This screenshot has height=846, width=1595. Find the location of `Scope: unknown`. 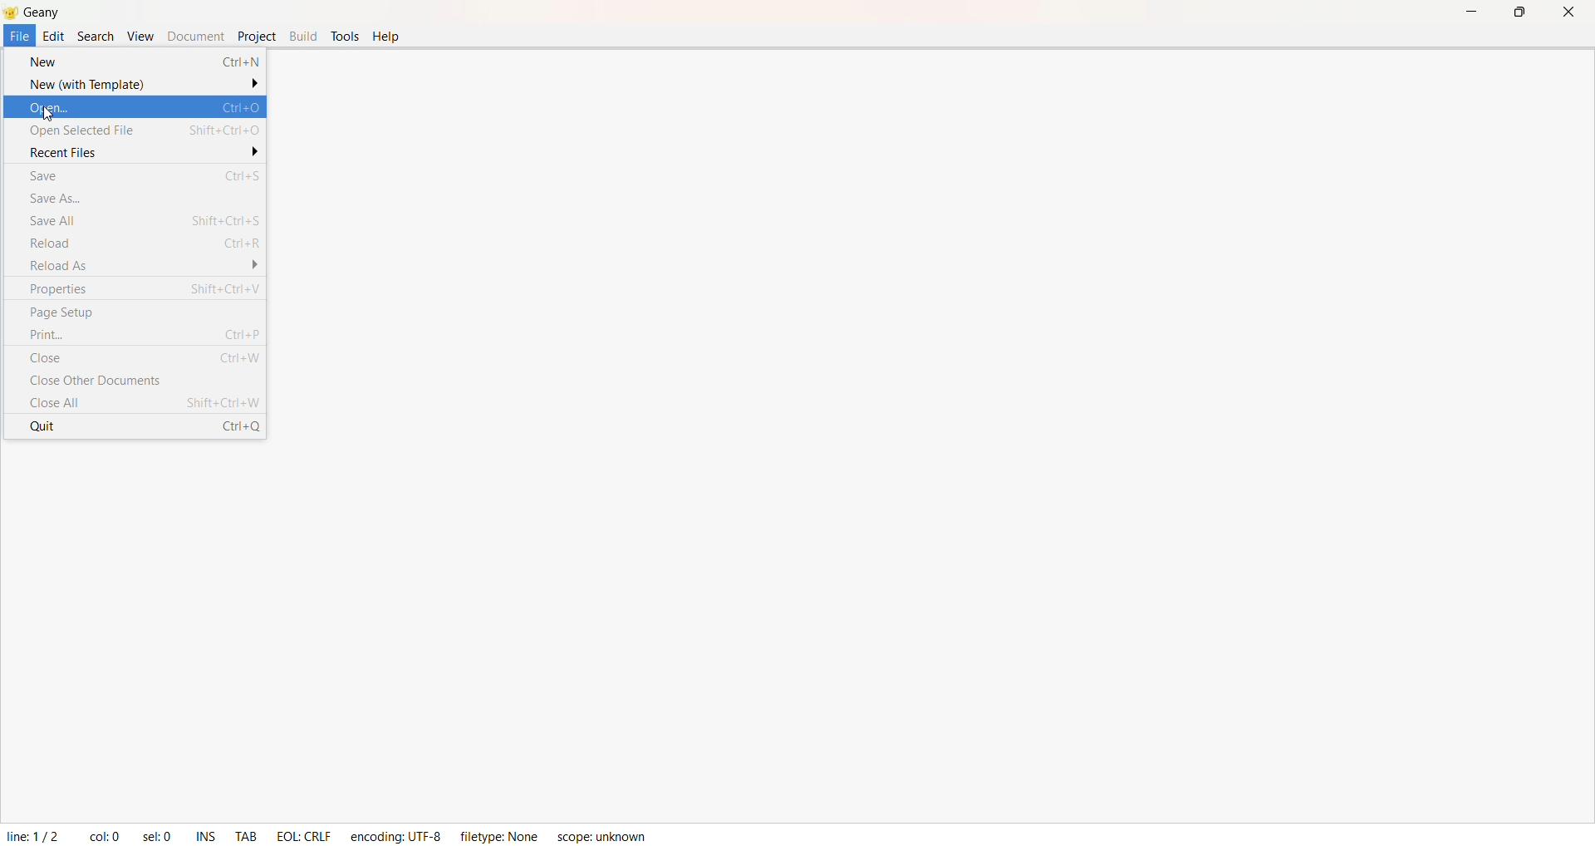

Scope: unknown is located at coordinates (601, 838).